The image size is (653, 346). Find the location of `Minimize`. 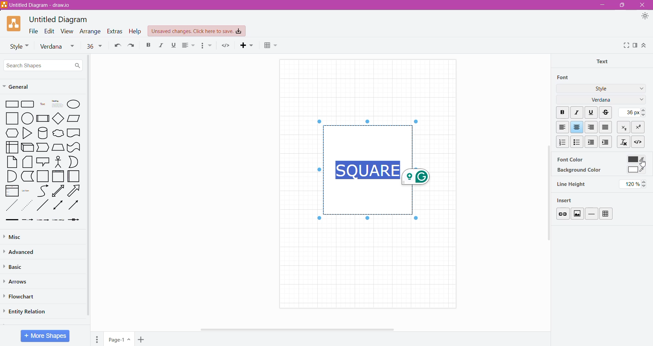

Minimize is located at coordinates (602, 4).